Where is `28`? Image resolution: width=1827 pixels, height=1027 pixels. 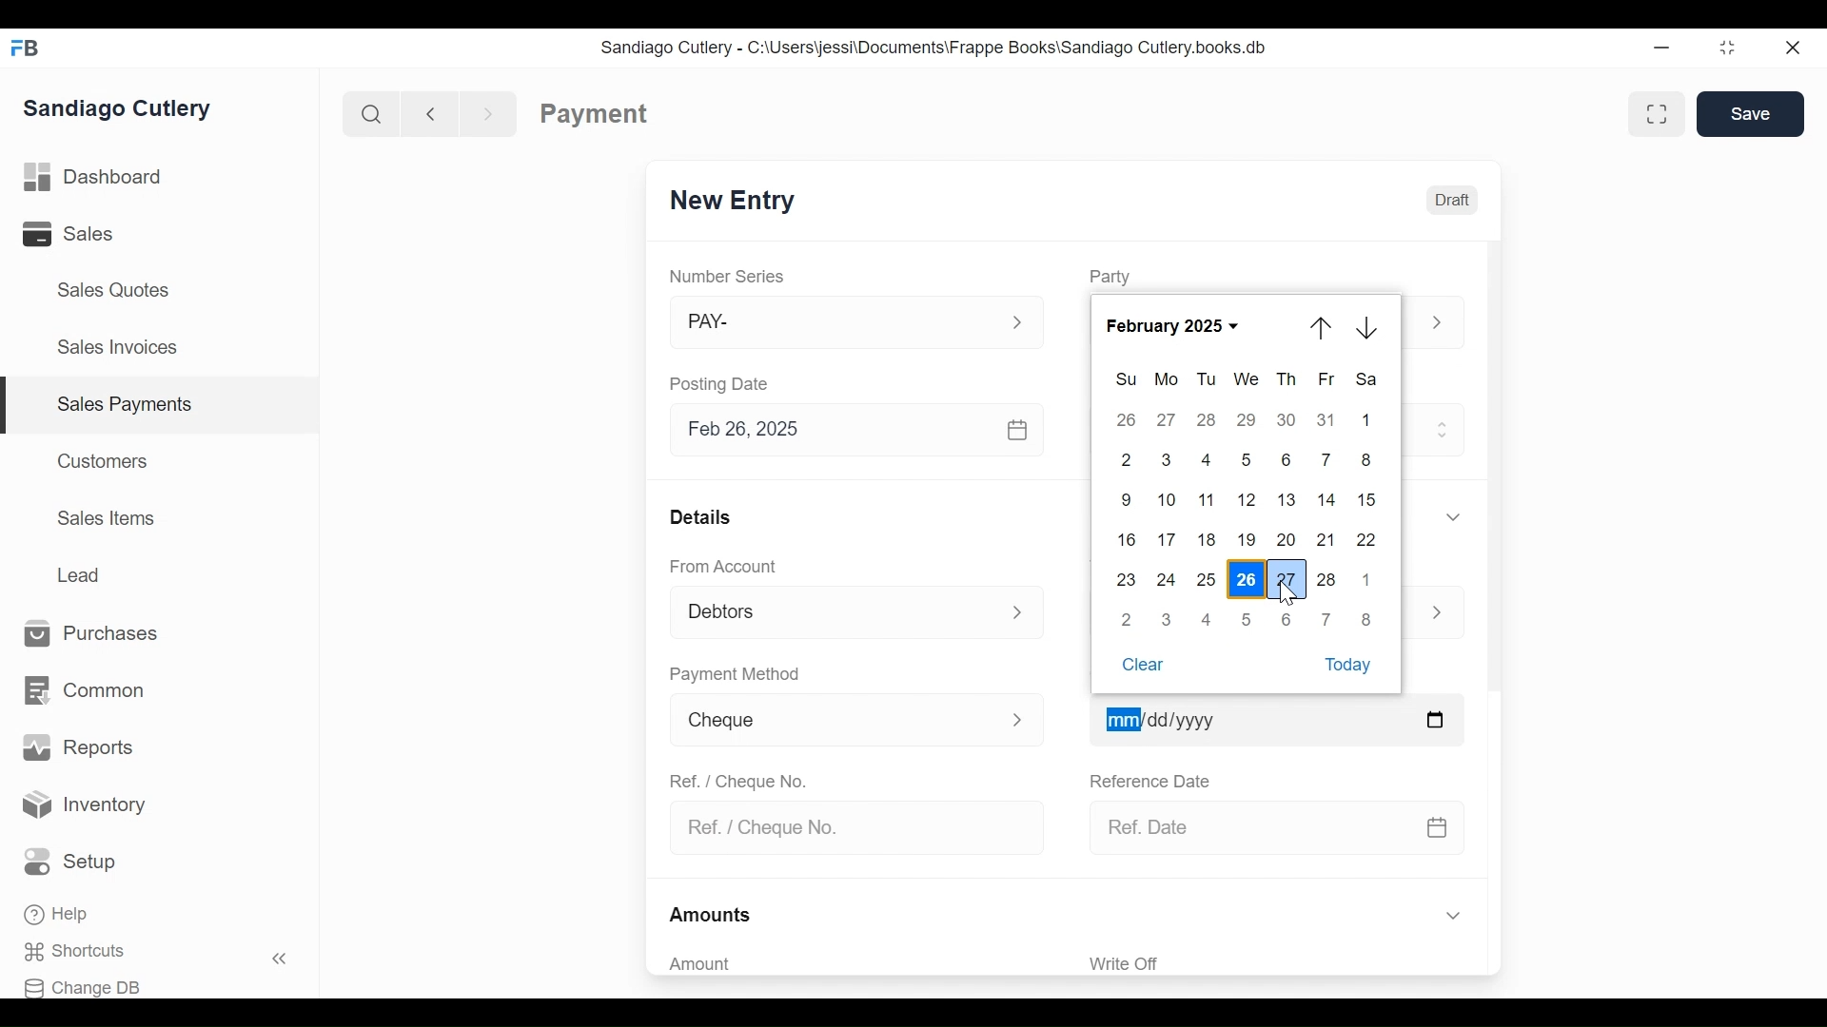 28 is located at coordinates (1327, 582).